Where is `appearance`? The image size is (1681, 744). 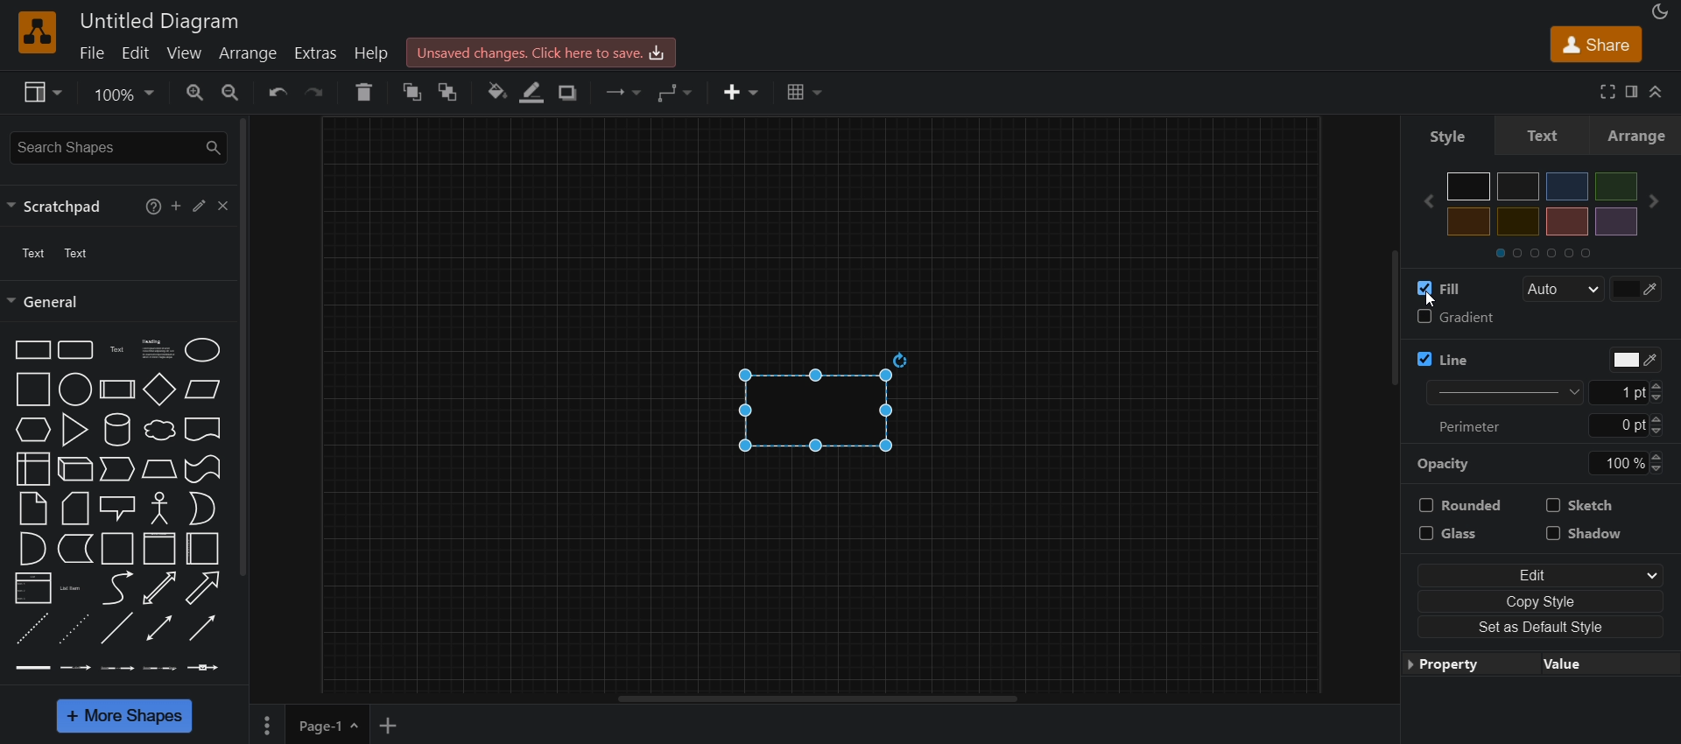
appearance is located at coordinates (1660, 11).